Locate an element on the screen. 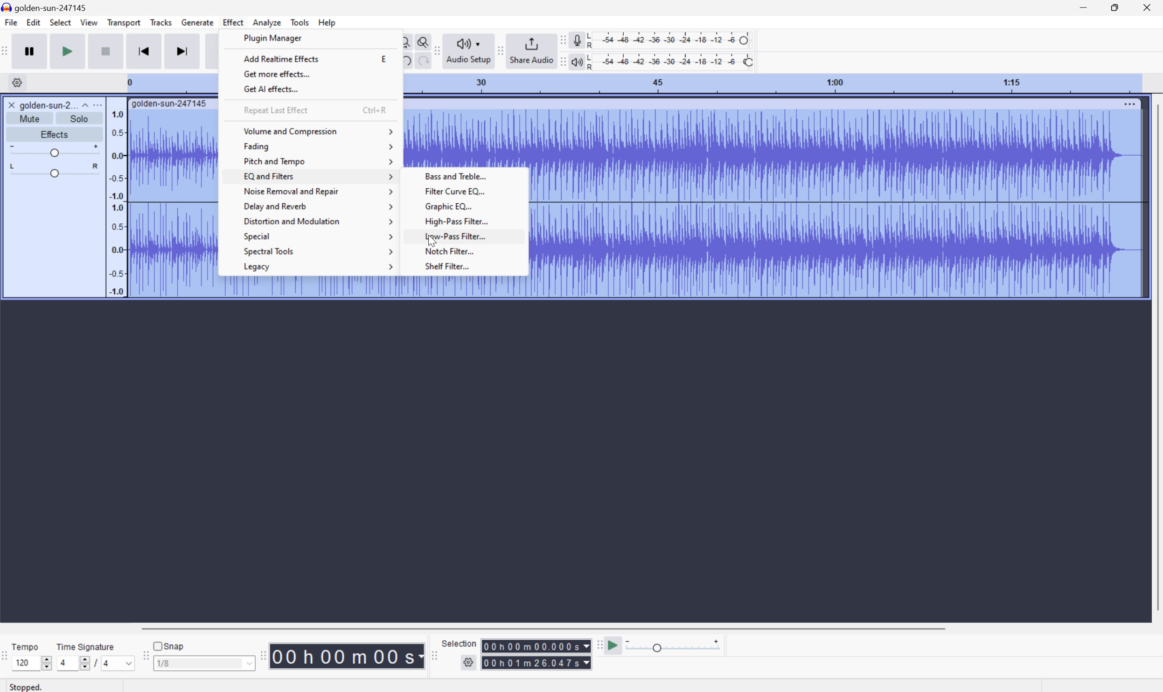  Spectral tools is located at coordinates (317, 253).